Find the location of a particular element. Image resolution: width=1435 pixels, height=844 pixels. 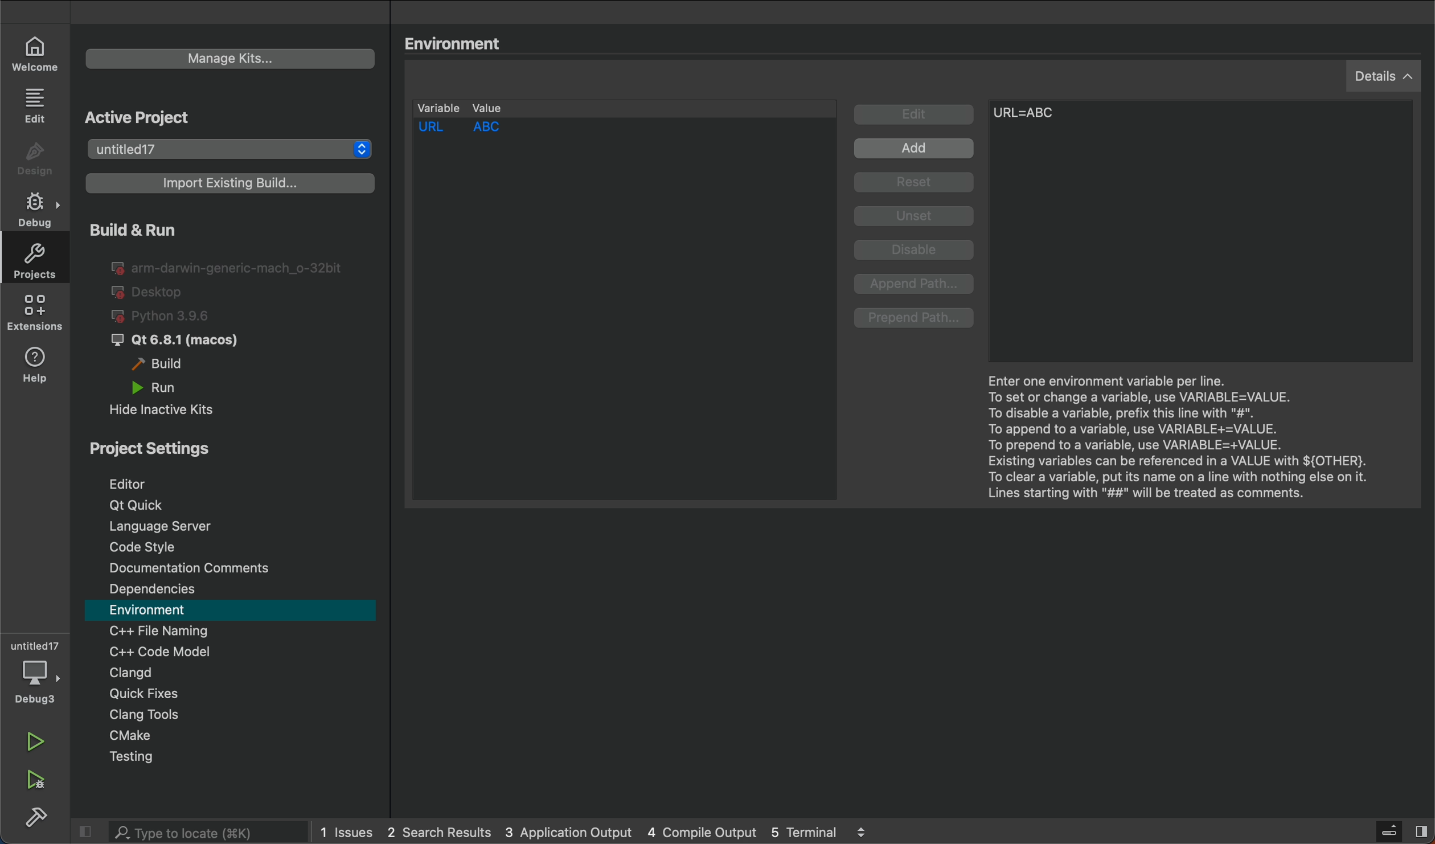

quick fixes is located at coordinates (232, 695).